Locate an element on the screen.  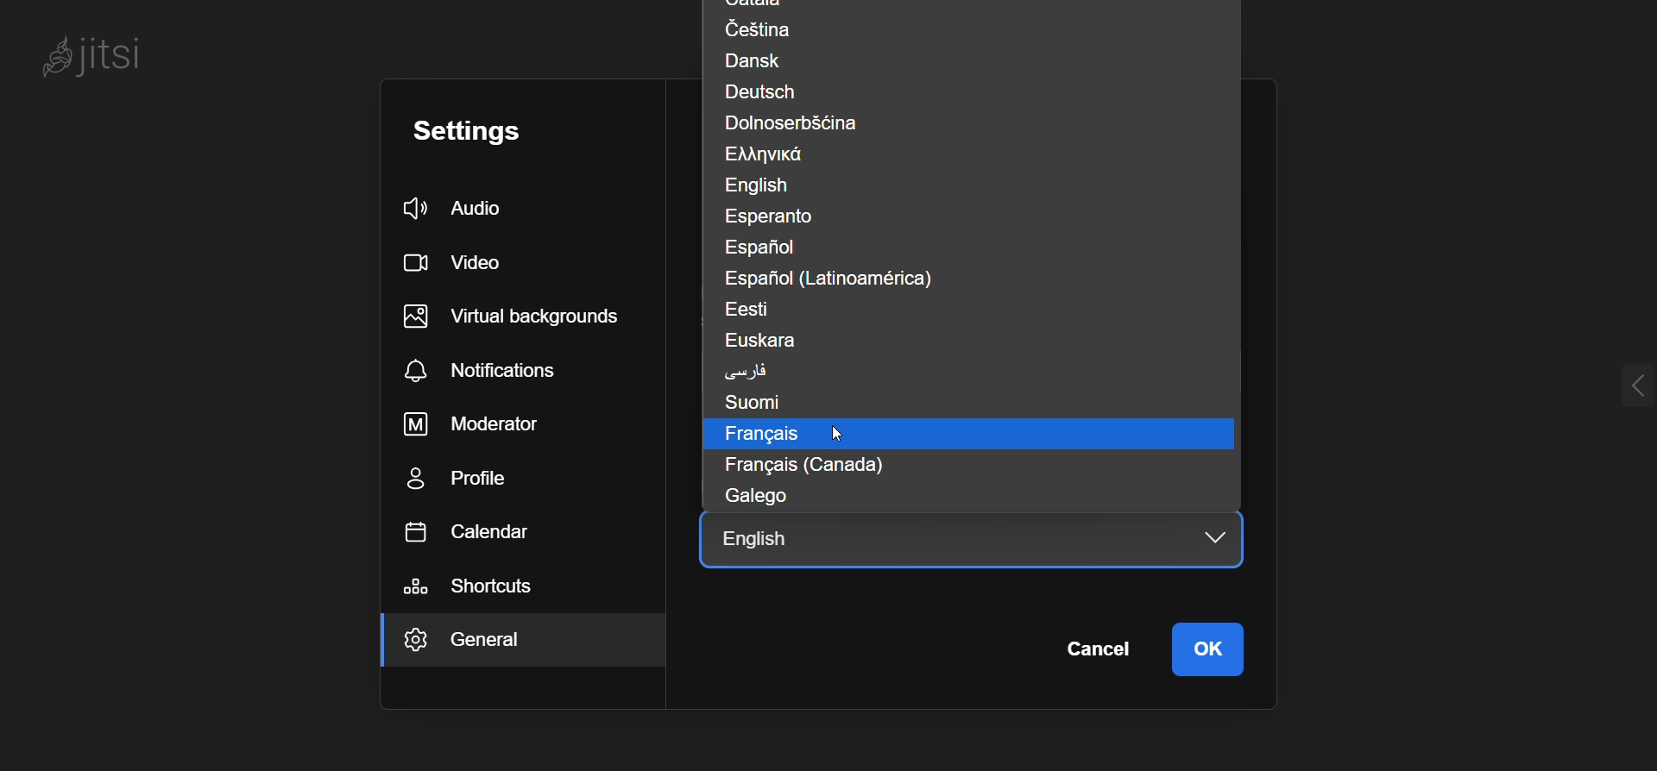
Dansk is located at coordinates (756, 59).